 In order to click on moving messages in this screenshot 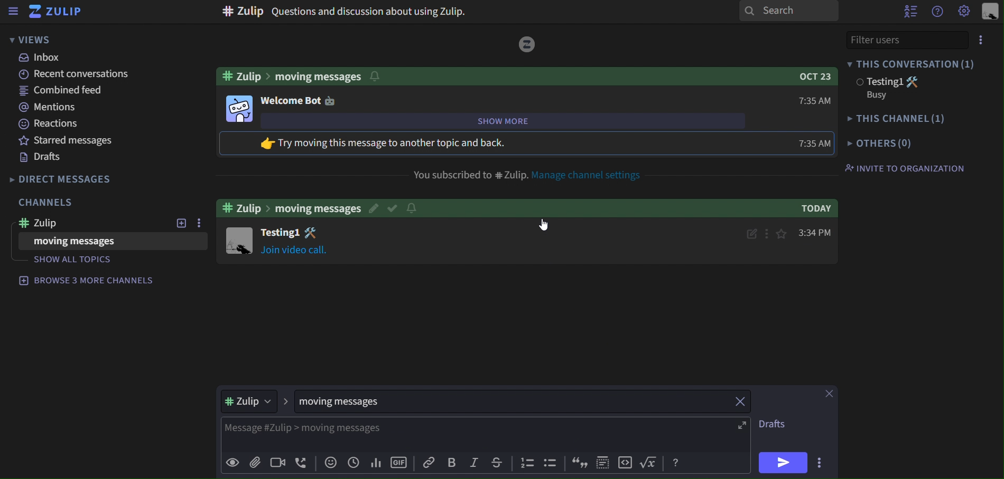, I will do `click(356, 402)`.